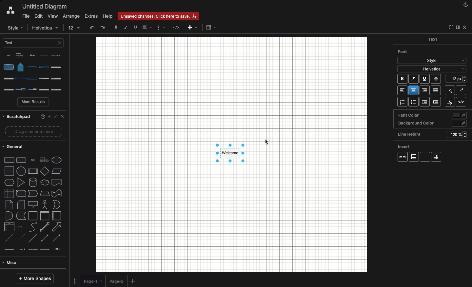 The height and width of the screenshot is (287, 472). Describe the element at coordinates (423, 102) in the screenshot. I see `Unindent` at that location.